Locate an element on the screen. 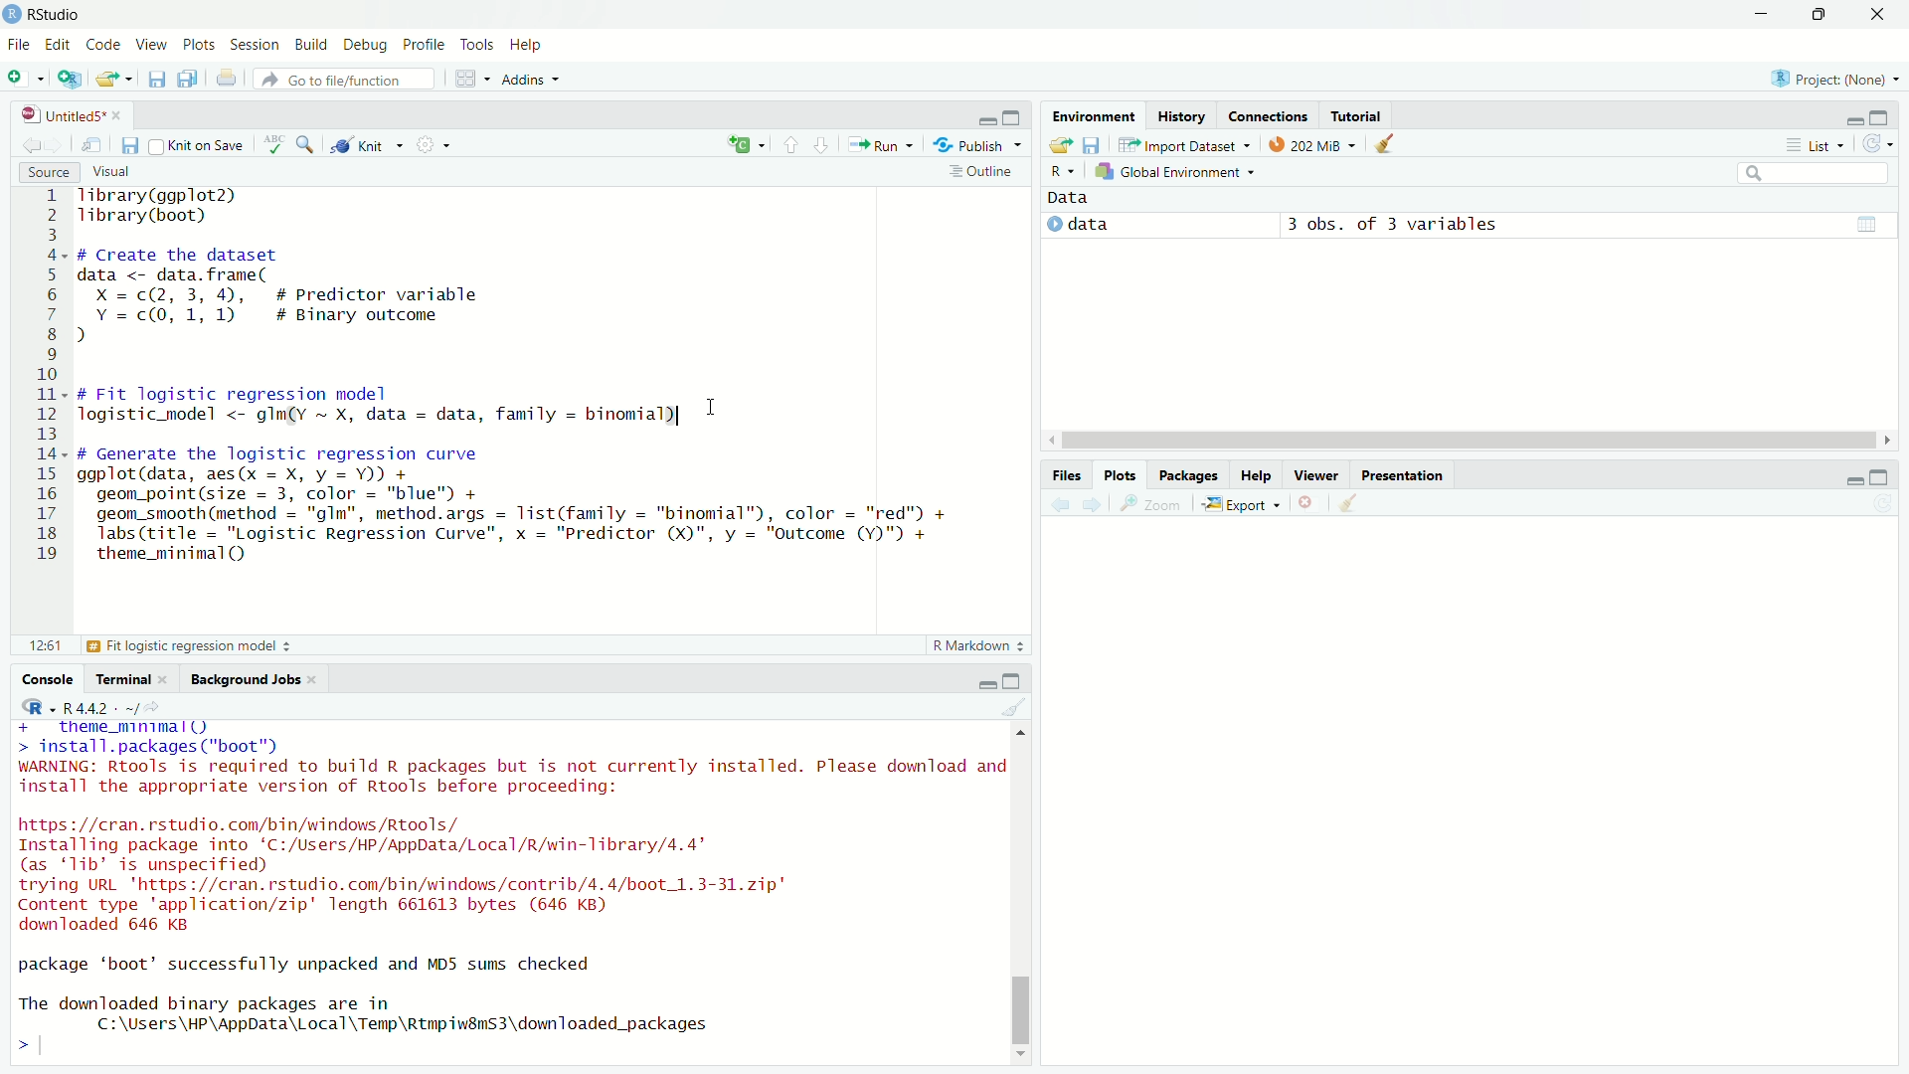  Help is located at coordinates (527, 44).